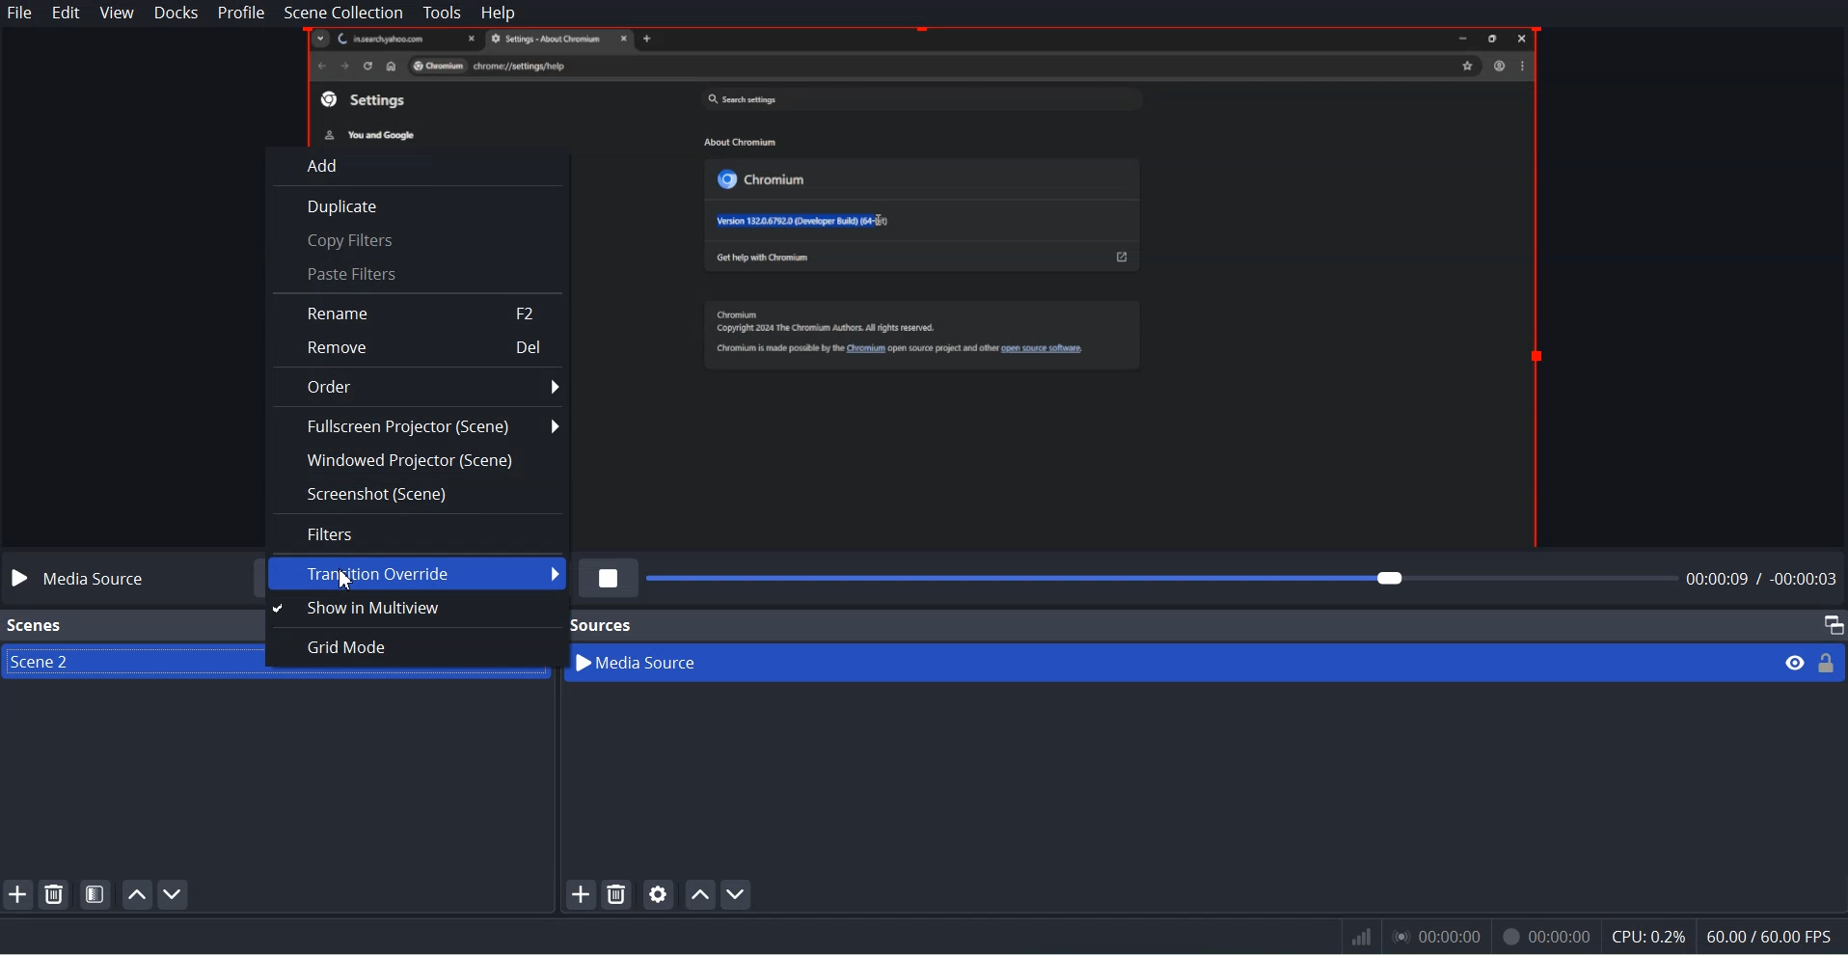  I want to click on Grid Mode, so click(410, 647).